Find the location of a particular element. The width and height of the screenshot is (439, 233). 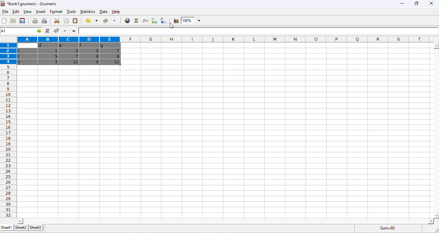

hyperlink is located at coordinates (126, 20).